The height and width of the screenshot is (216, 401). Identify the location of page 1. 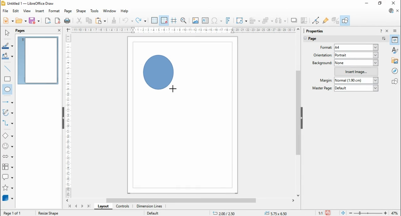
(39, 60).